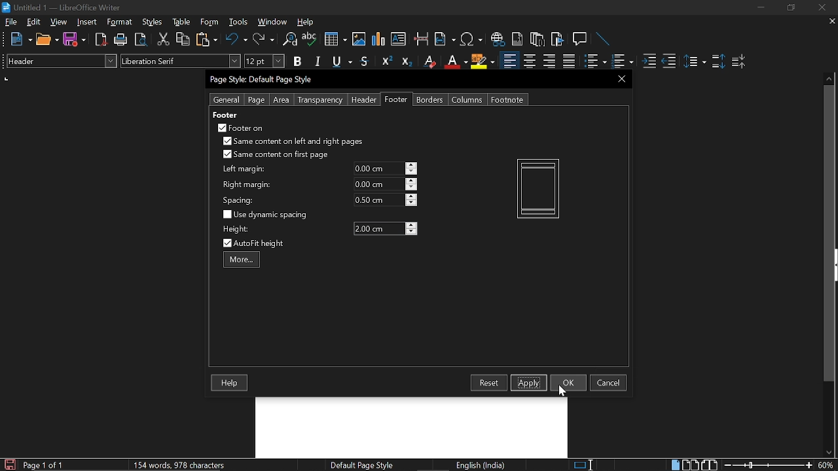 The height and width of the screenshot is (471, 838). What do you see at coordinates (483, 61) in the screenshot?
I see `Highlight` at bounding box center [483, 61].